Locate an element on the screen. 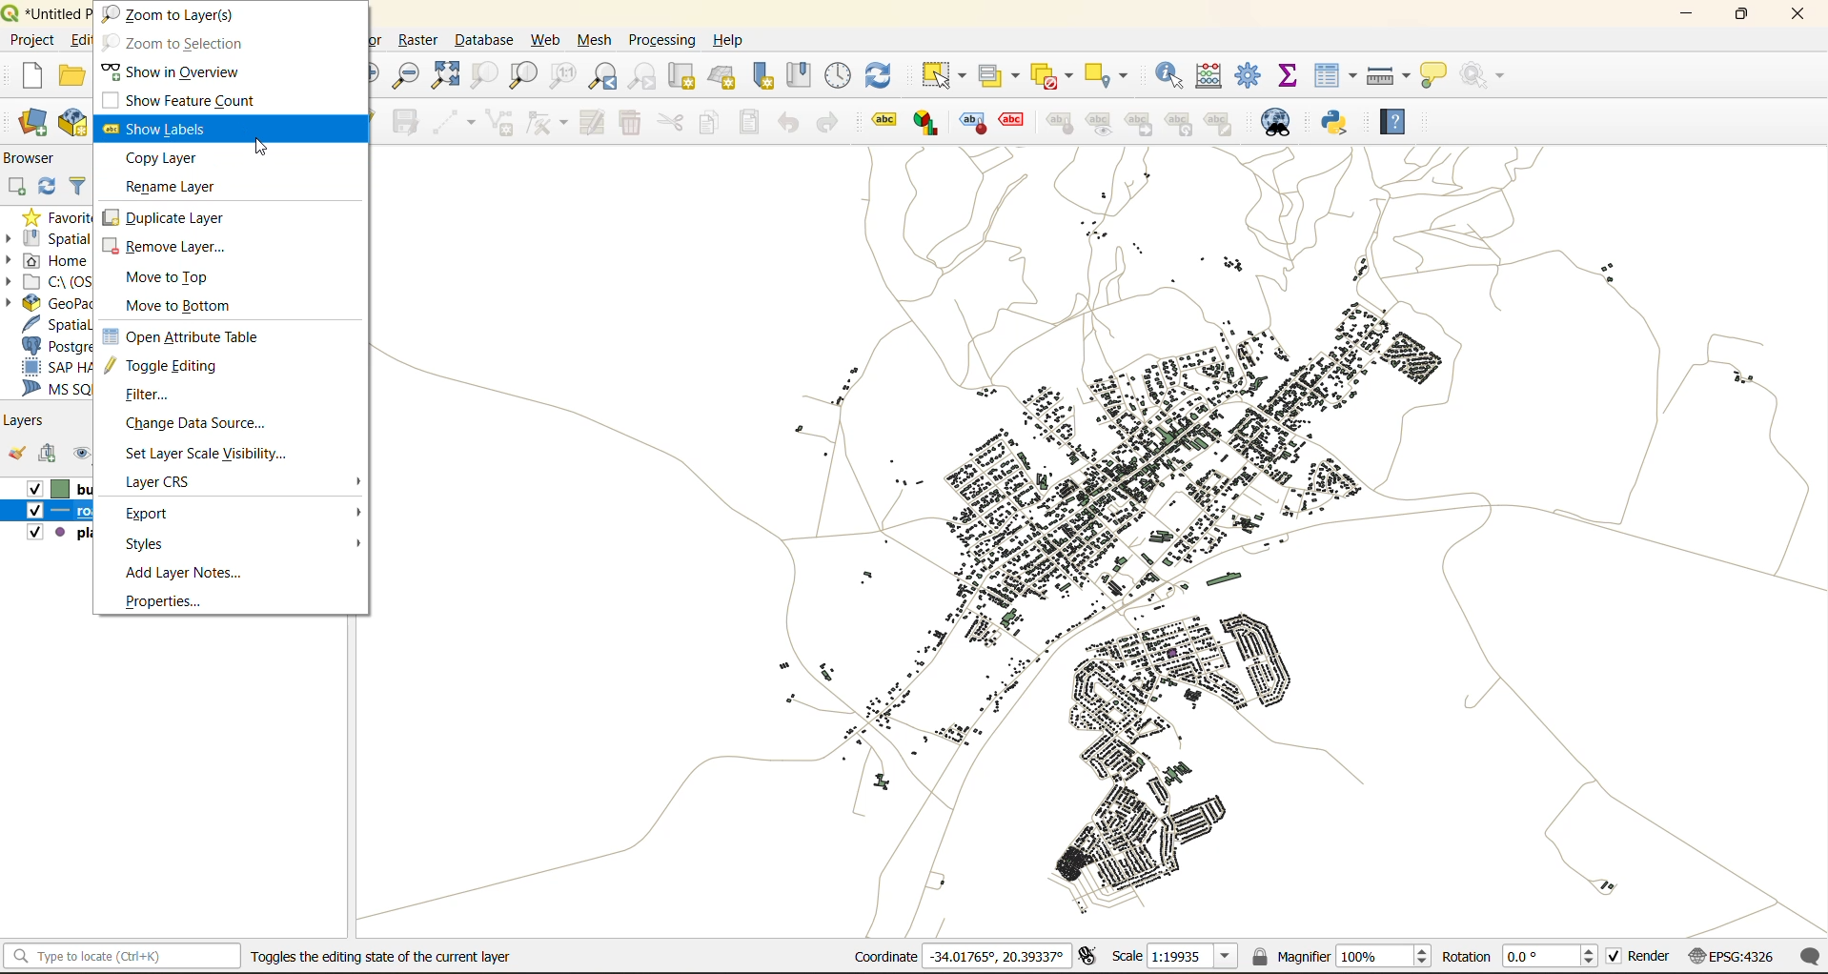  save edits is located at coordinates (406, 123).